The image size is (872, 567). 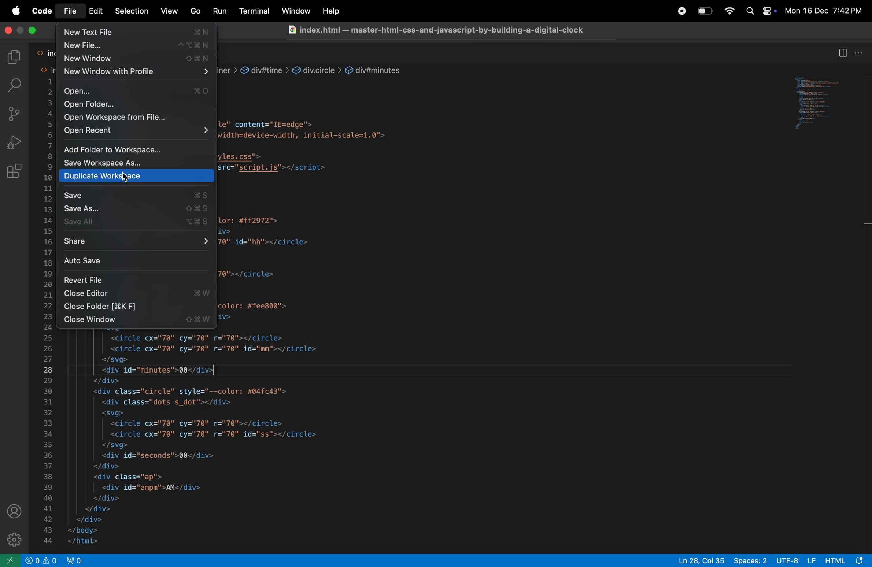 I want to click on view port, so click(x=77, y=560).